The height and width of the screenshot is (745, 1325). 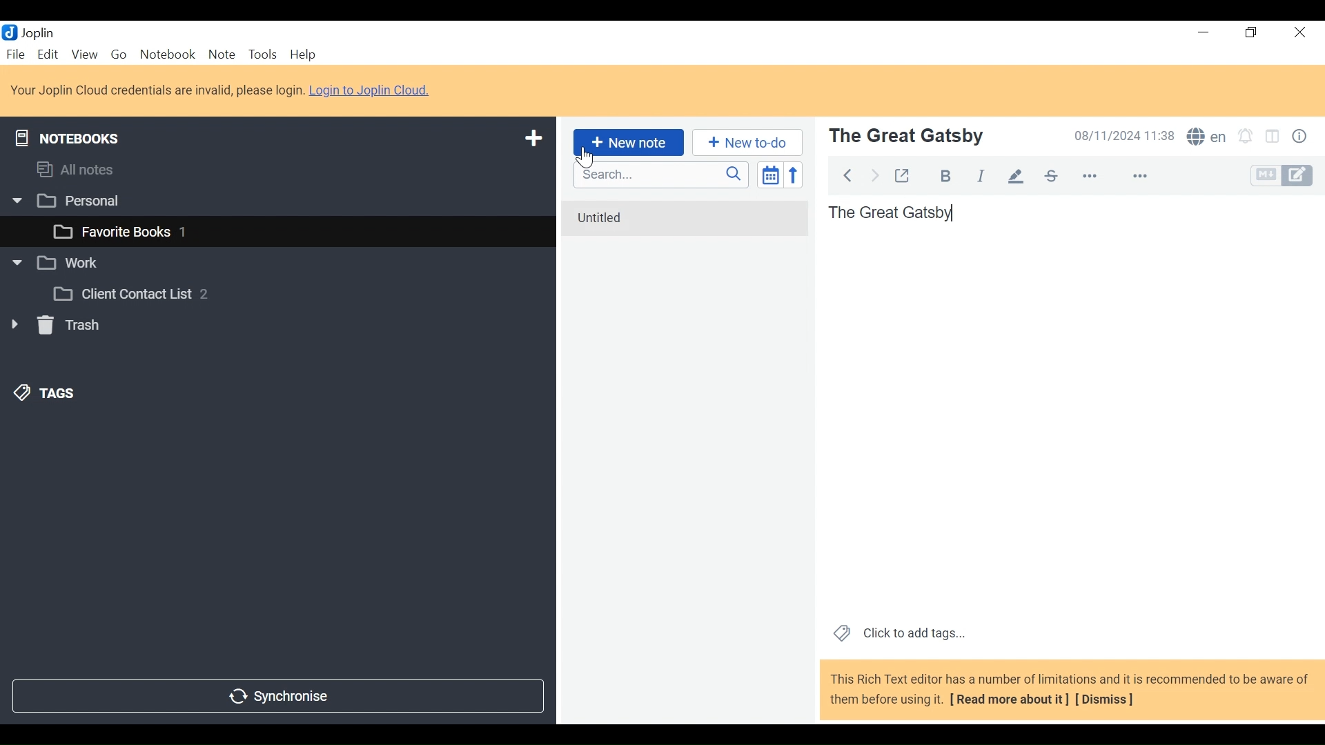 I want to click on favourite books, so click(x=120, y=232).